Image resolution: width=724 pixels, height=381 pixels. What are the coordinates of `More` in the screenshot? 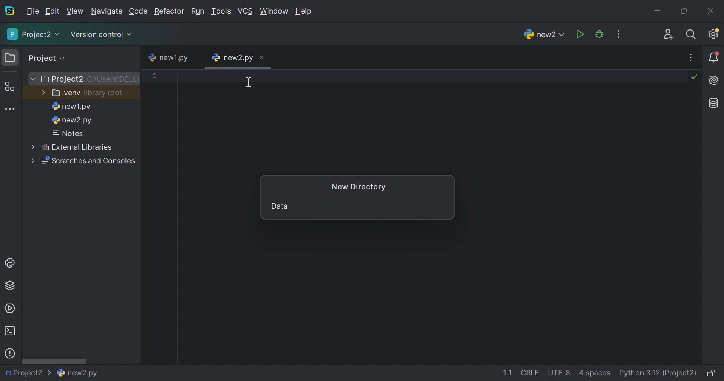 It's located at (34, 79).